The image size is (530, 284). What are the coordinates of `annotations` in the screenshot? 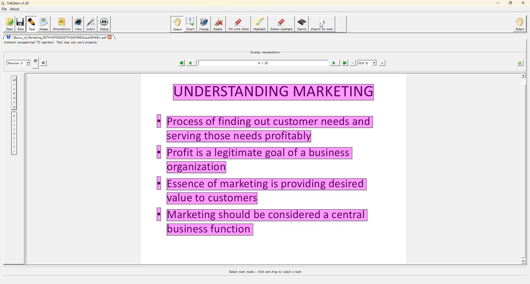 It's located at (62, 25).